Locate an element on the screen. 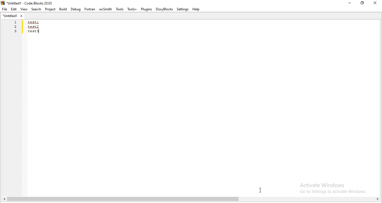  Fortran is located at coordinates (90, 9).